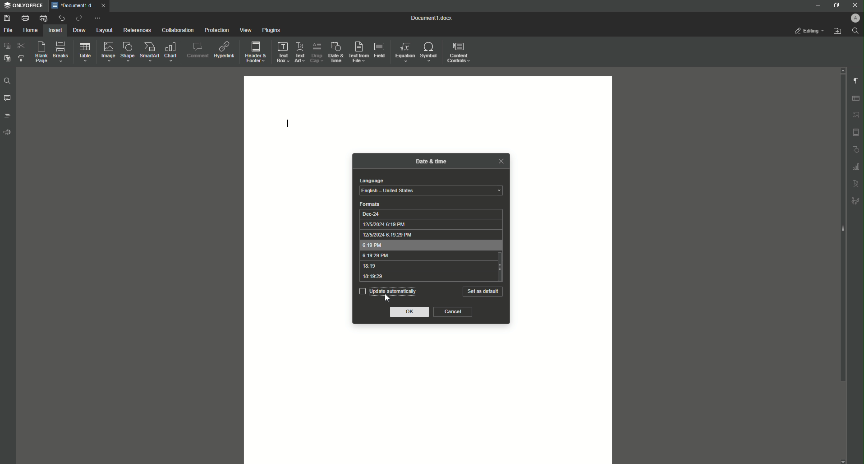  I want to click on Date and Time, so click(335, 51).